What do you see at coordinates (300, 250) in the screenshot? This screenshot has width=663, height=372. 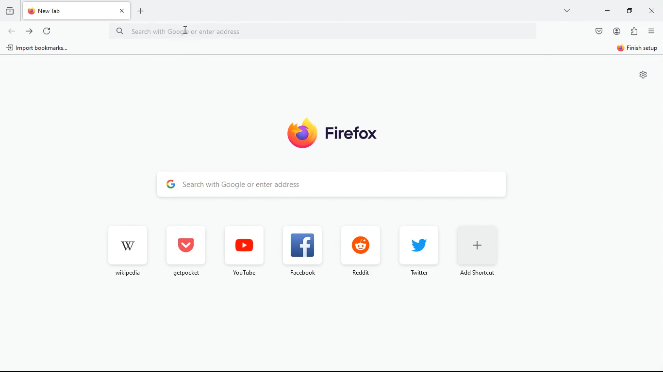 I see `facebook` at bounding box center [300, 250].